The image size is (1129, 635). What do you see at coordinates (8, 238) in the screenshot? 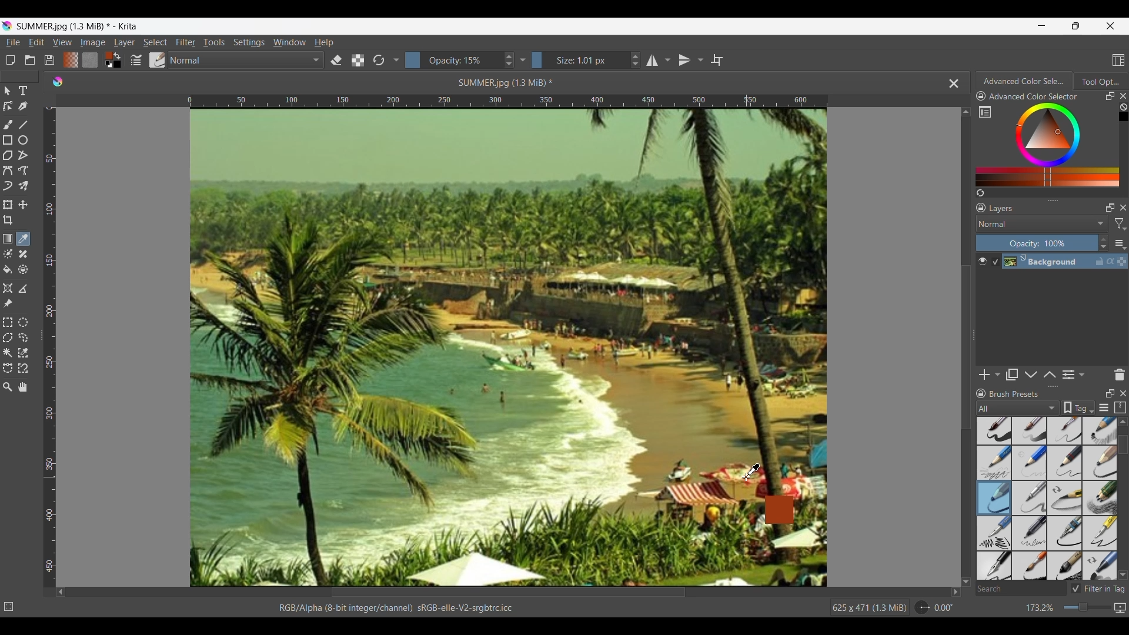
I see `Draw a gradient` at bounding box center [8, 238].